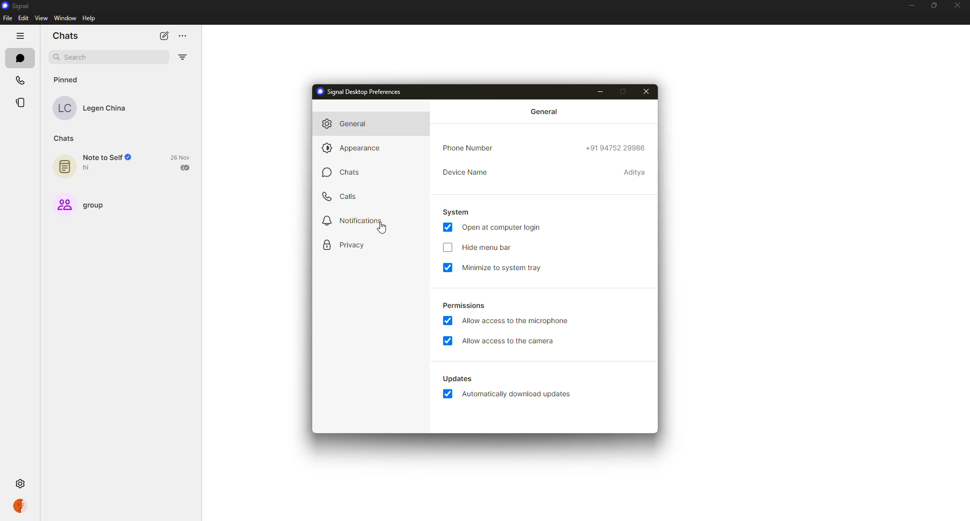 The height and width of the screenshot is (521, 970). Describe the element at coordinates (64, 205) in the screenshot. I see `Group Icon` at that location.